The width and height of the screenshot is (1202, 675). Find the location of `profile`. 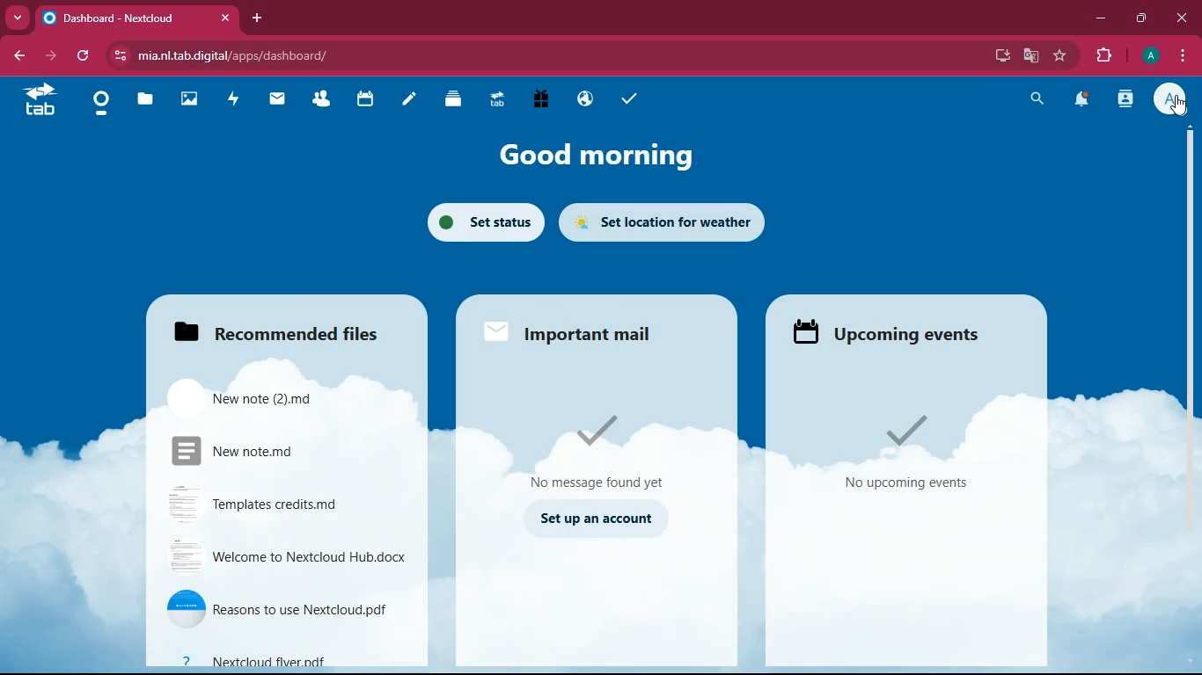

profile is located at coordinates (1173, 100).